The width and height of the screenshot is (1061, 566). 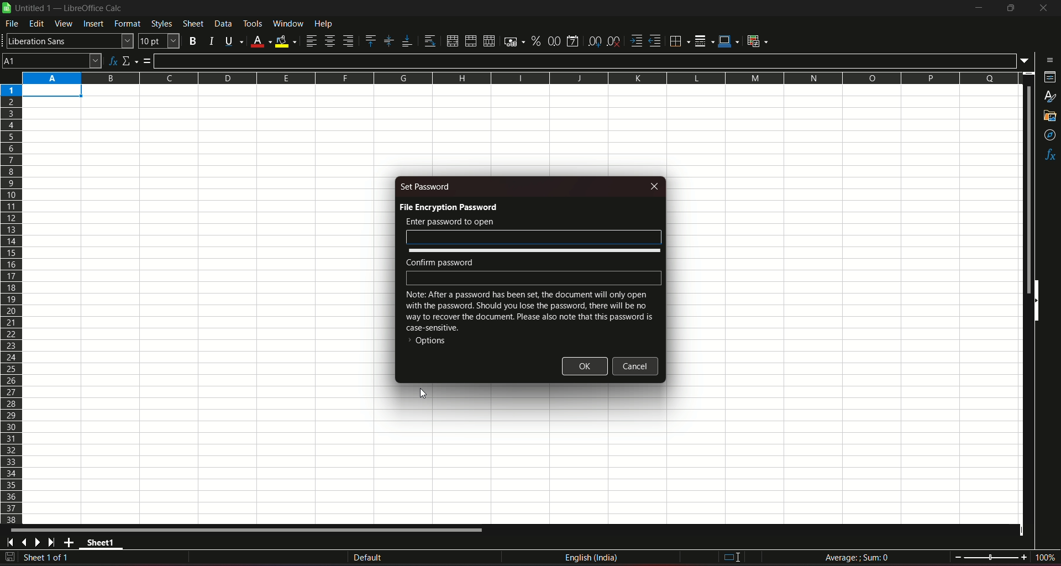 What do you see at coordinates (978, 8) in the screenshot?
I see `minimize` at bounding box center [978, 8].